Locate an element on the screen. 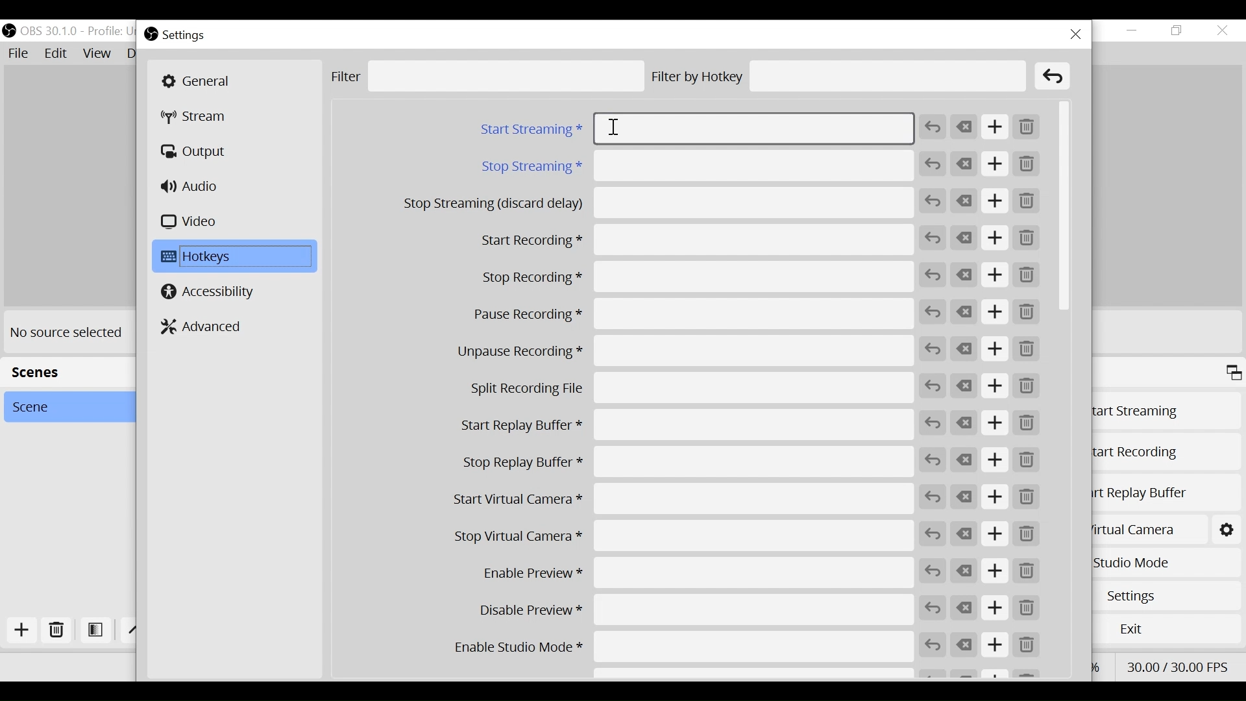 This screenshot has width=1246, height=701. Hotkeys is located at coordinates (235, 256).